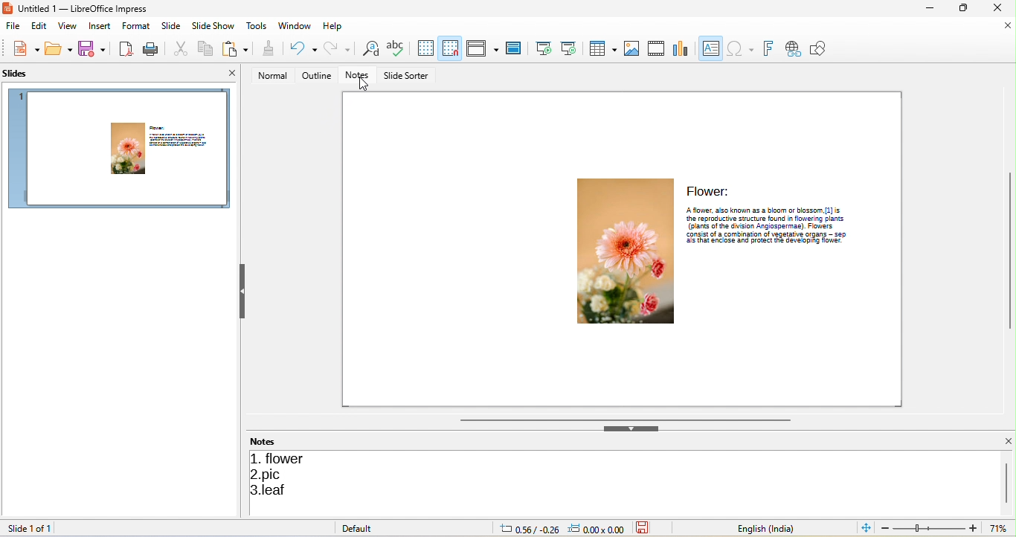  Describe the element at coordinates (1001, 8) in the screenshot. I see `close` at that location.